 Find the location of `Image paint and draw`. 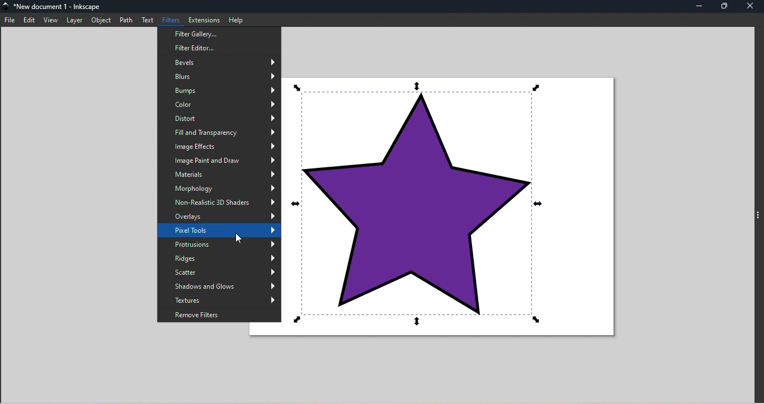

Image paint and draw is located at coordinates (219, 161).